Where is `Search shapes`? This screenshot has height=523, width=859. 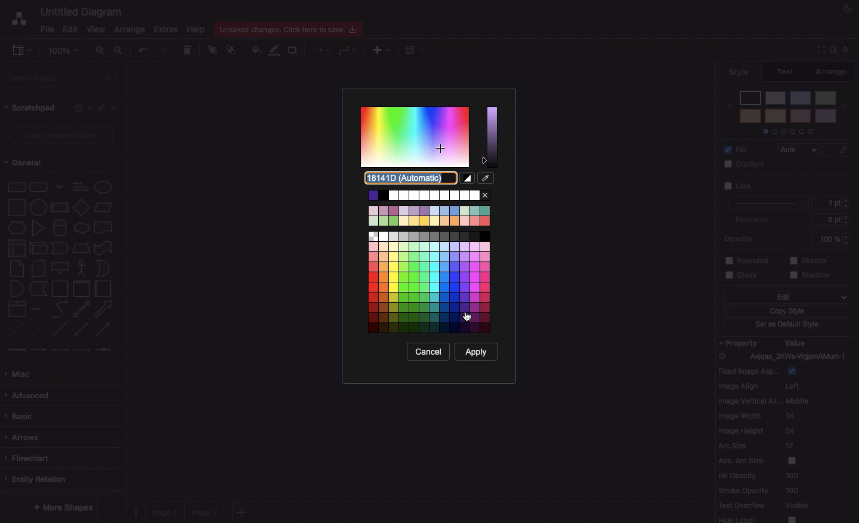 Search shapes is located at coordinates (62, 77).